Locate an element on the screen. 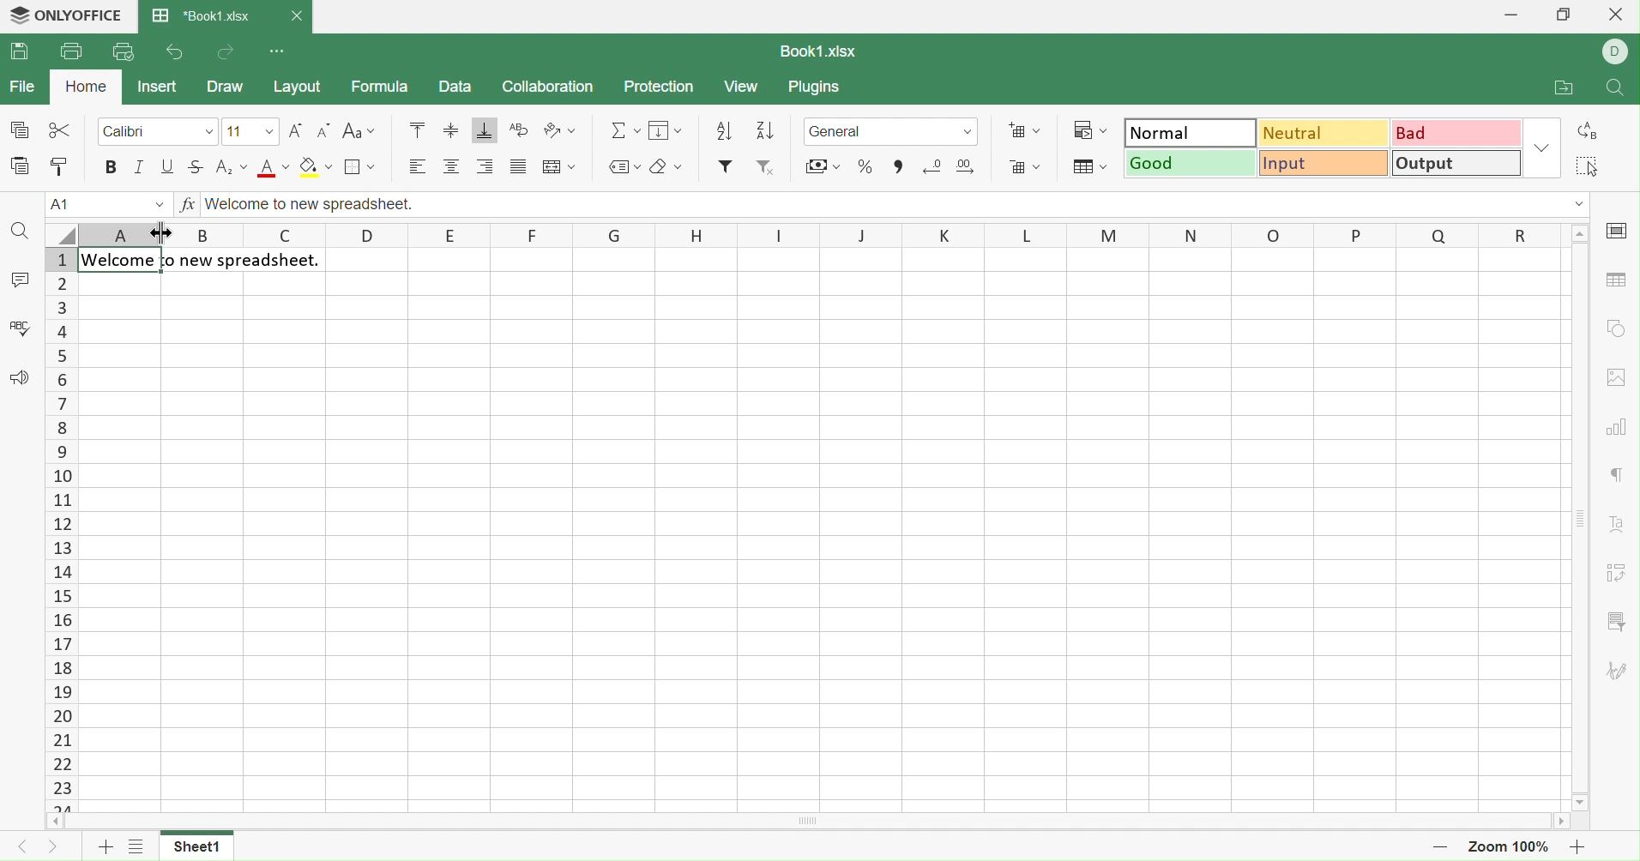  Align Right is located at coordinates (489, 166).